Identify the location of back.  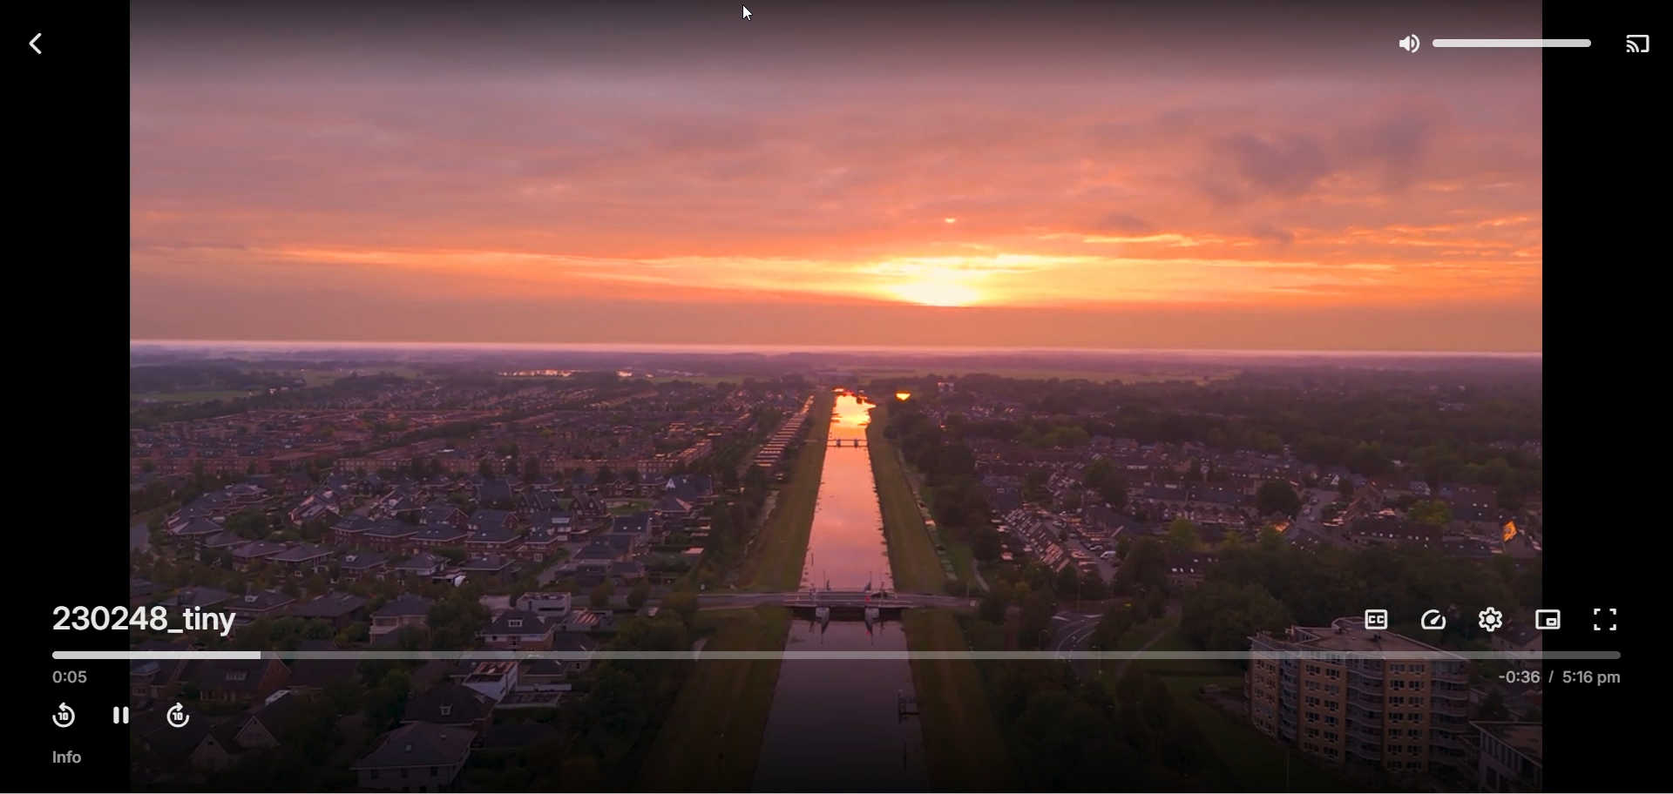
(34, 45).